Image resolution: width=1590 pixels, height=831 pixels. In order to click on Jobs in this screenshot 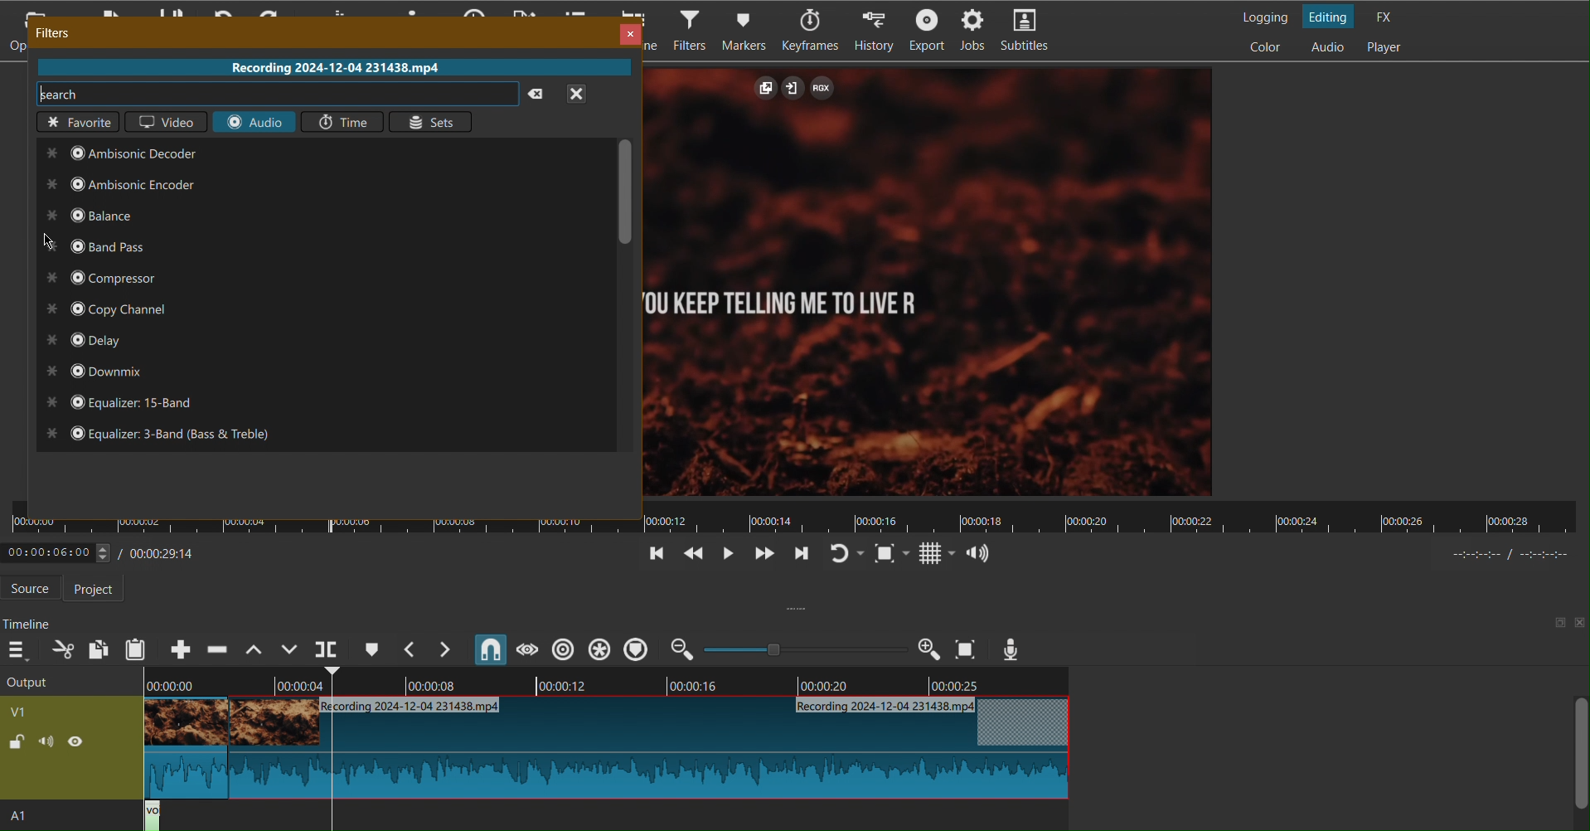, I will do `click(975, 32)`.